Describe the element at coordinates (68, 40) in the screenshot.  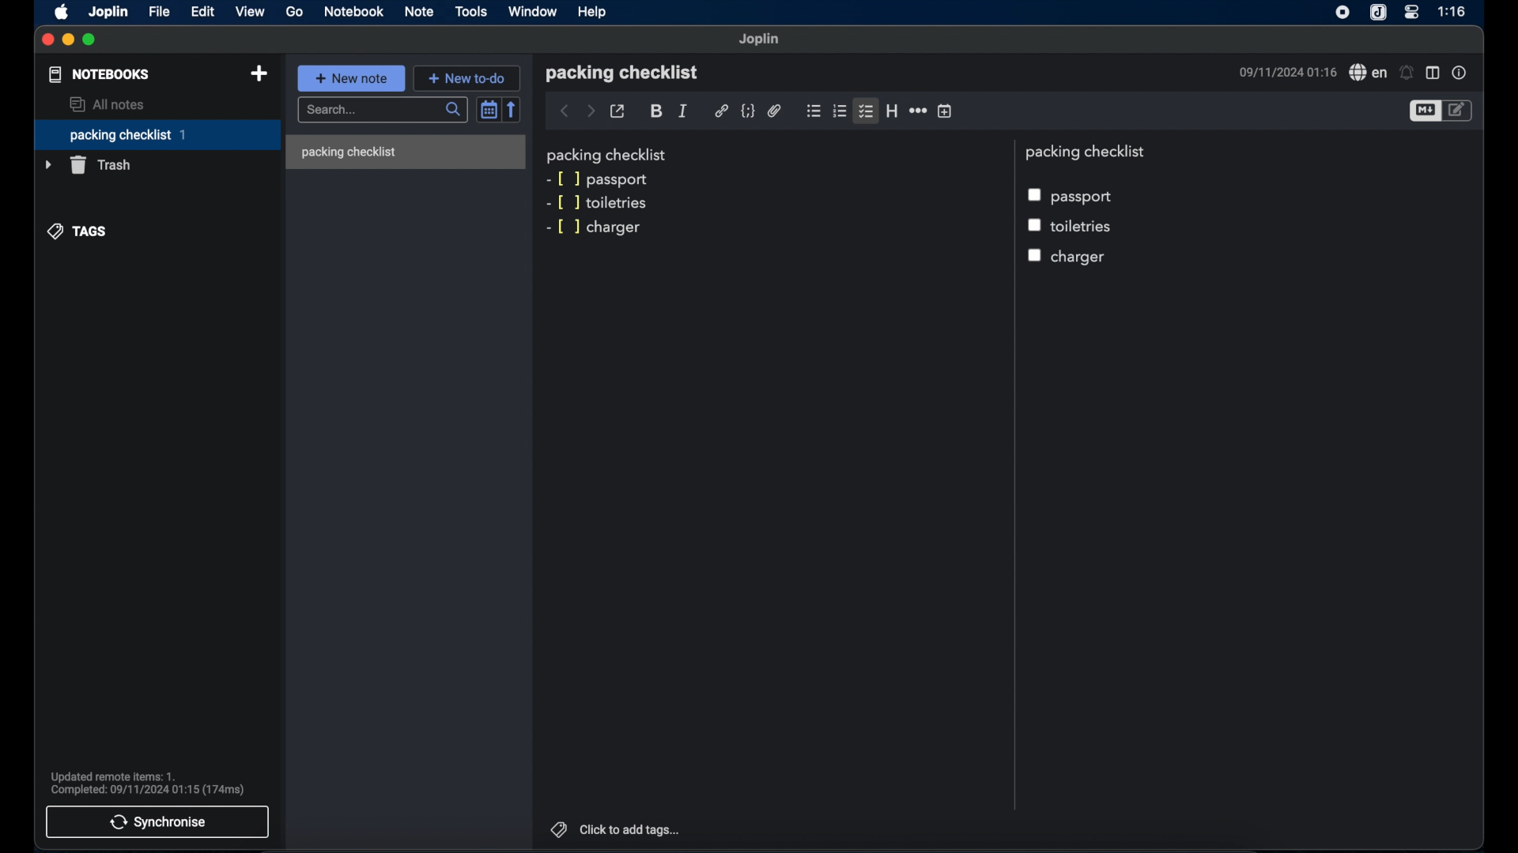
I see `minimize` at that location.